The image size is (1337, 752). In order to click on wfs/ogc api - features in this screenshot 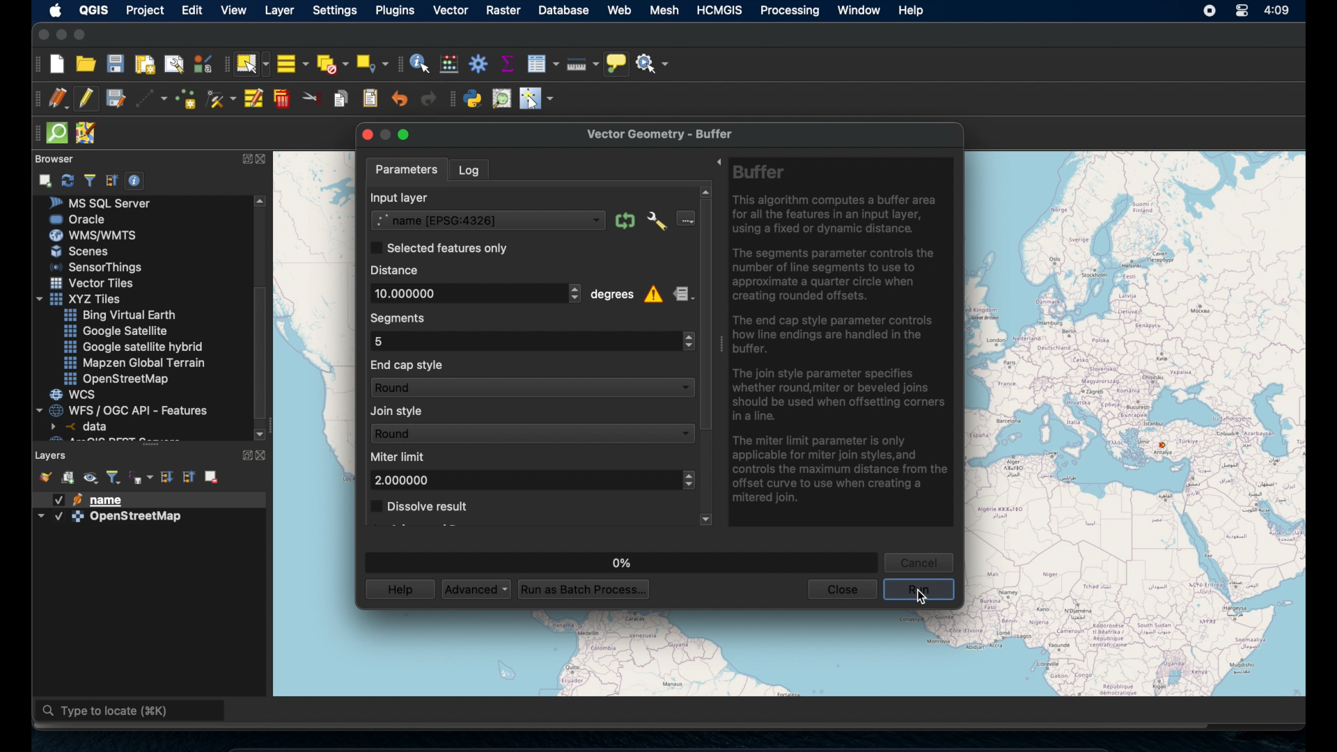, I will do `click(124, 409)`.